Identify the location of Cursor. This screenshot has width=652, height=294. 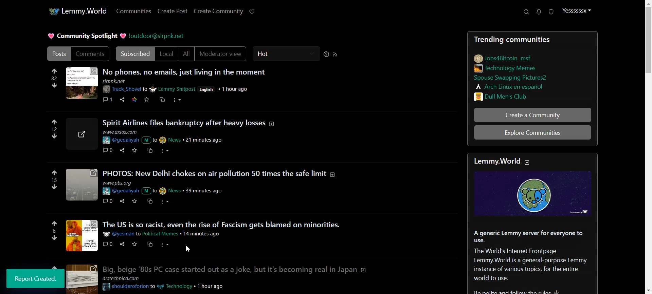
(188, 248).